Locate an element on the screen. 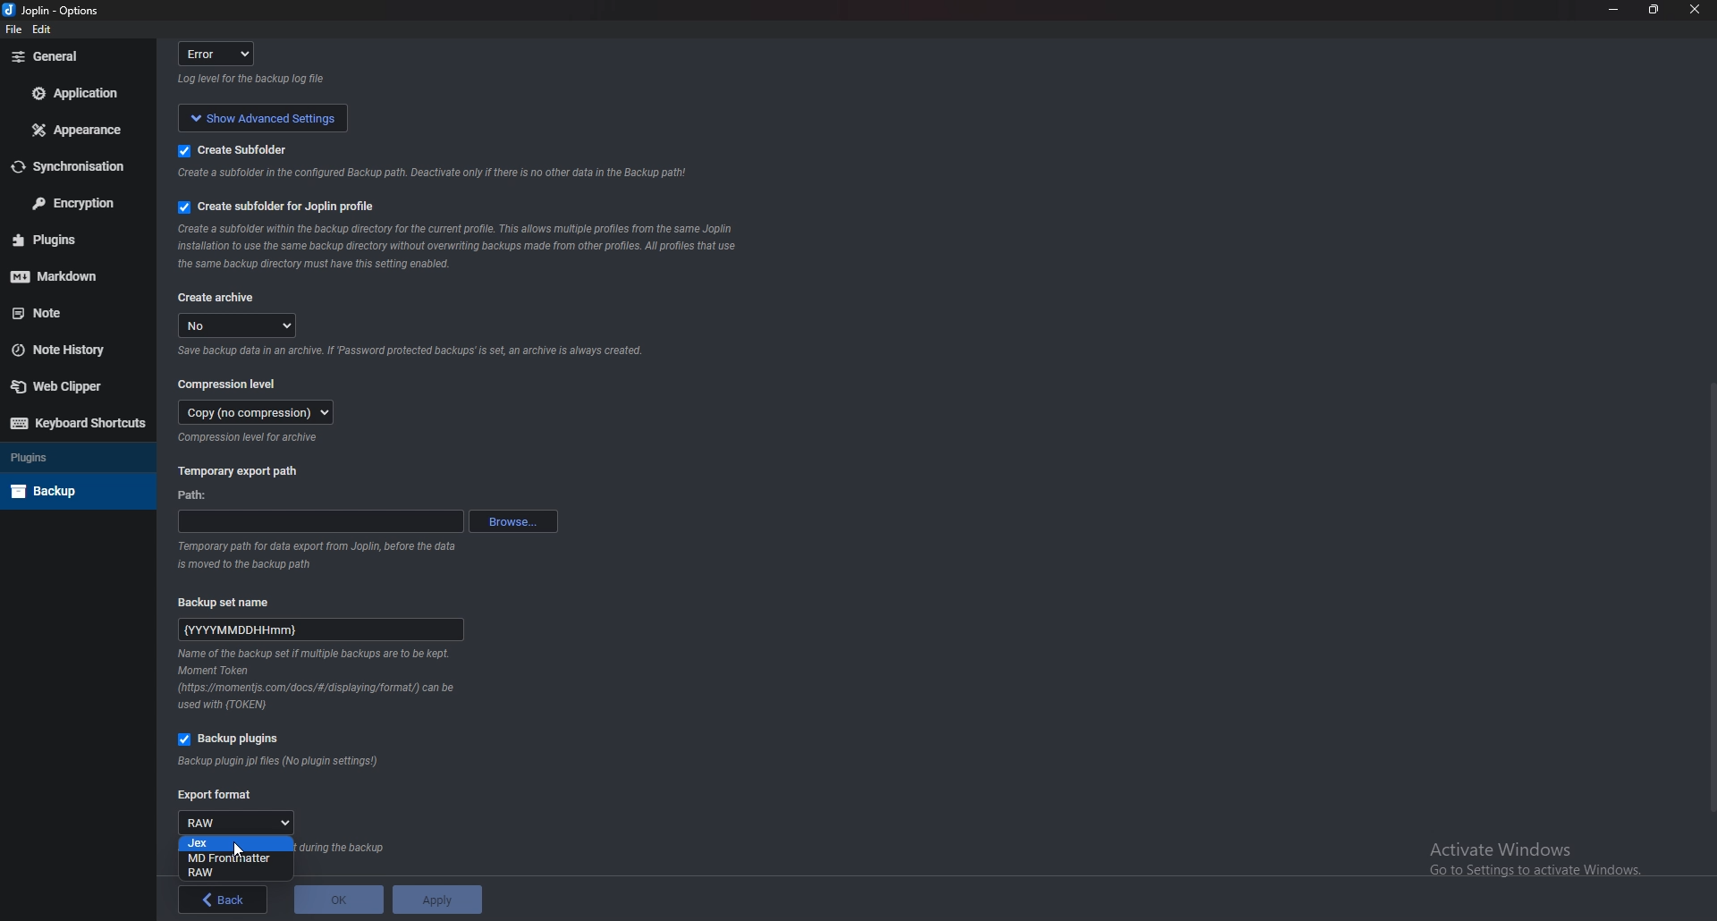 This screenshot has width=1717, height=921. close is located at coordinates (1692, 13).